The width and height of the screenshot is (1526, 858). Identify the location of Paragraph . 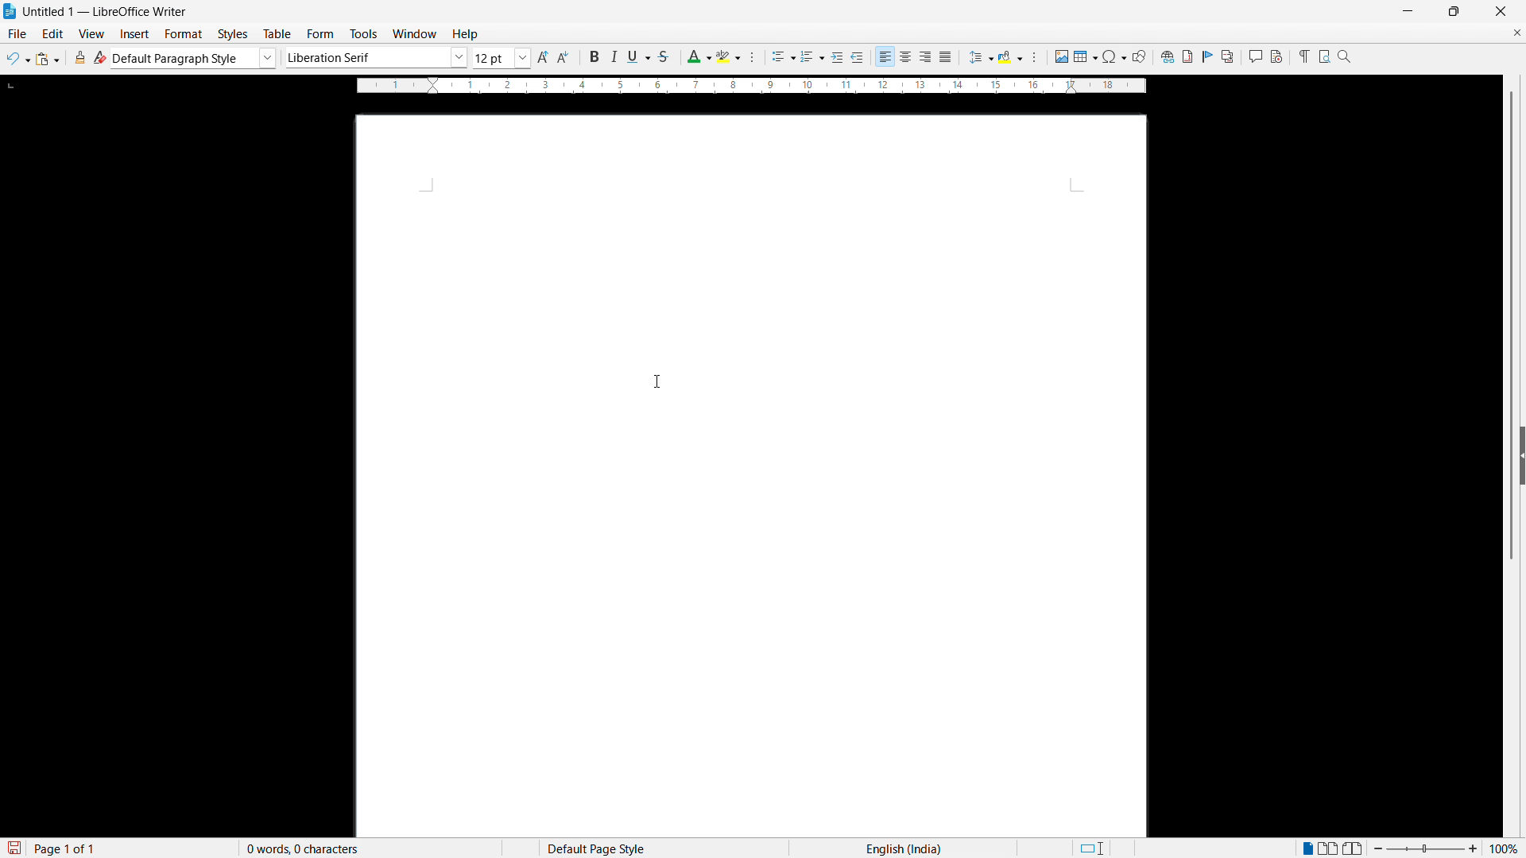
(1033, 57).